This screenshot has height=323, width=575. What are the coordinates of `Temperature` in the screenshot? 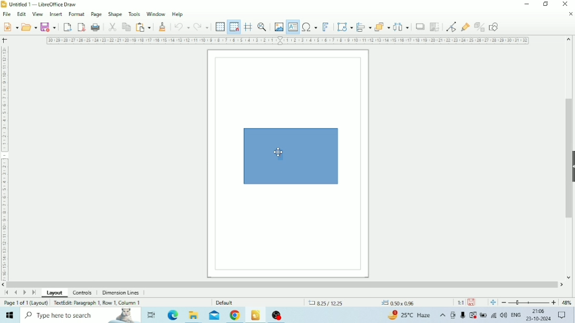 It's located at (410, 315).